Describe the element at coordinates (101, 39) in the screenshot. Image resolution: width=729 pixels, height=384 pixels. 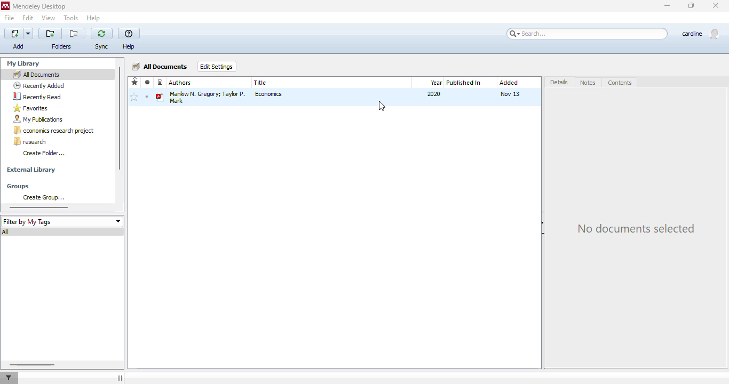
I see `sync` at that location.